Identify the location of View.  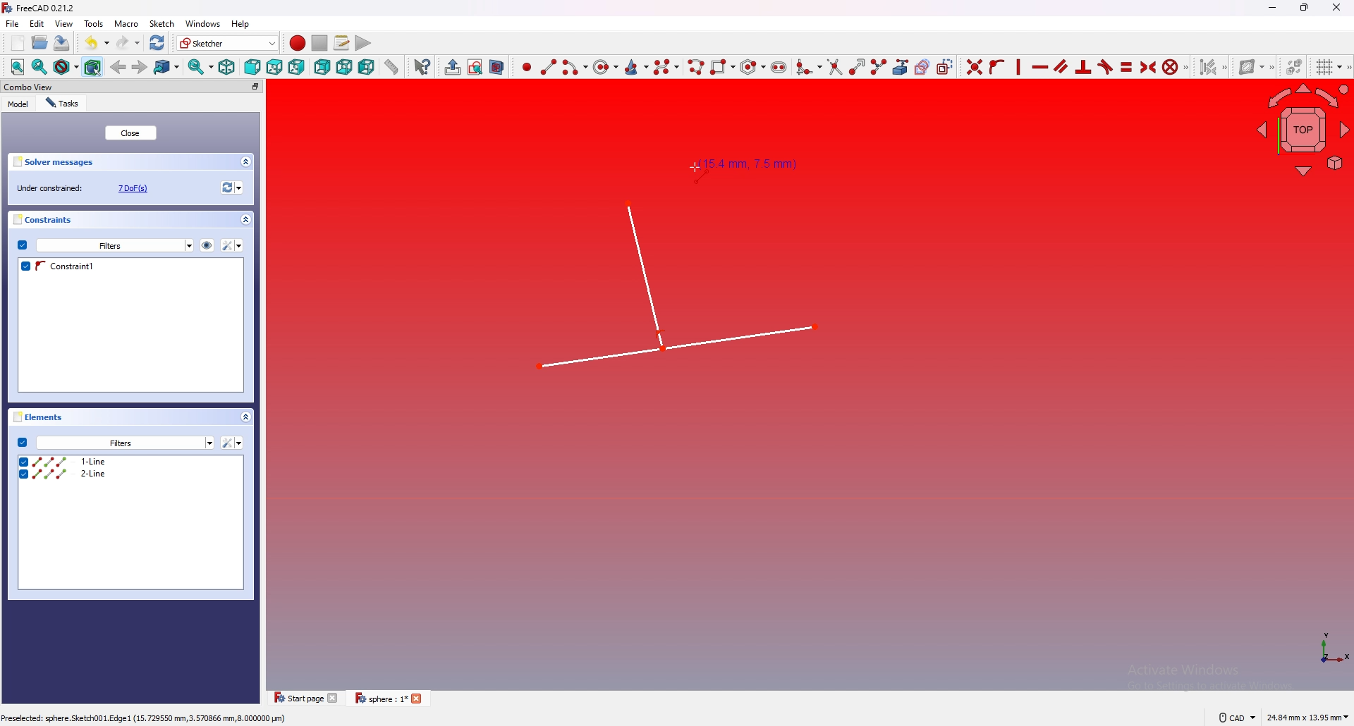
(64, 23).